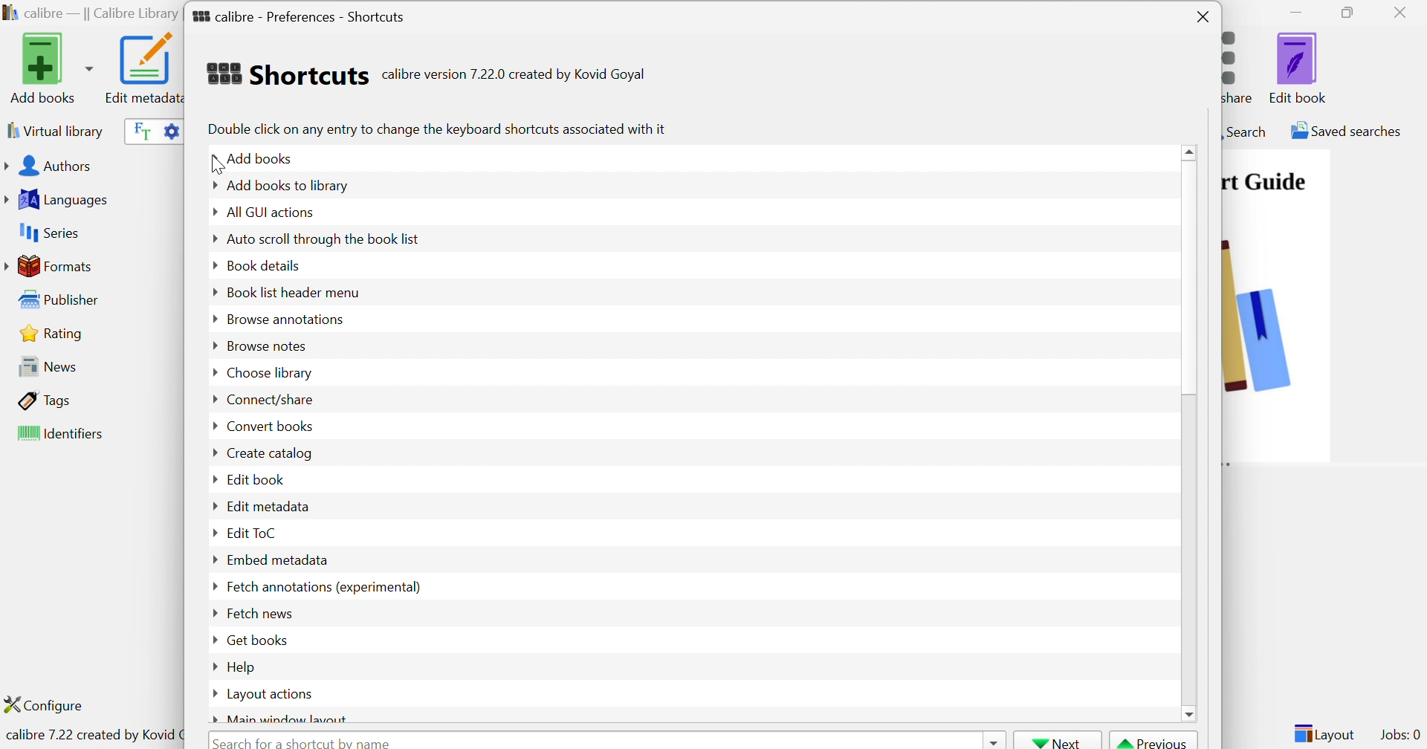  What do you see at coordinates (209, 346) in the screenshot?
I see `Drop Down` at bounding box center [209, 346].